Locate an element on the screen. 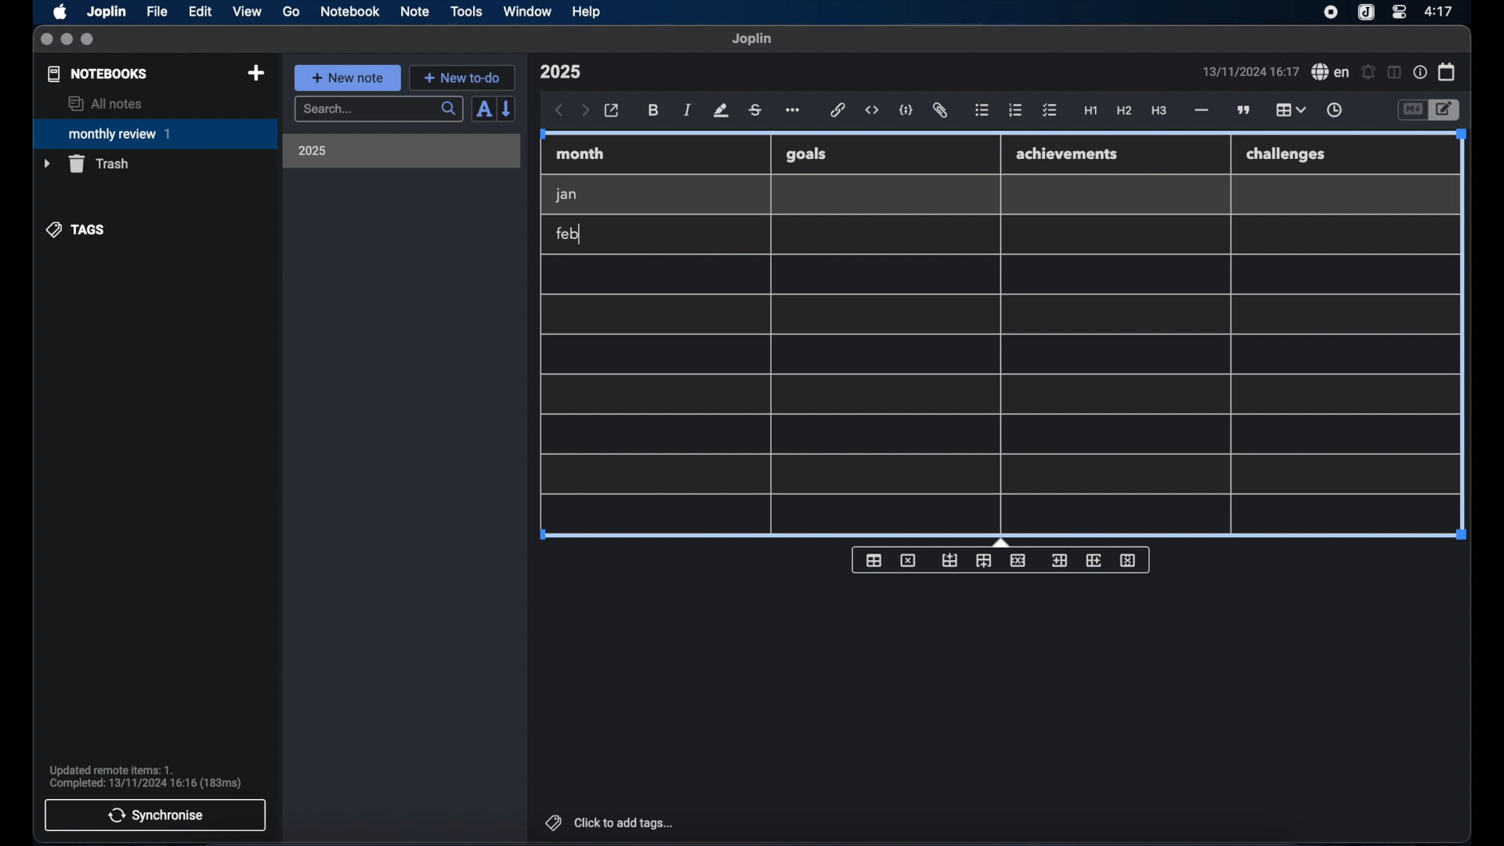 The image size is (1504, 846). note is located at coordinates (415, 11).